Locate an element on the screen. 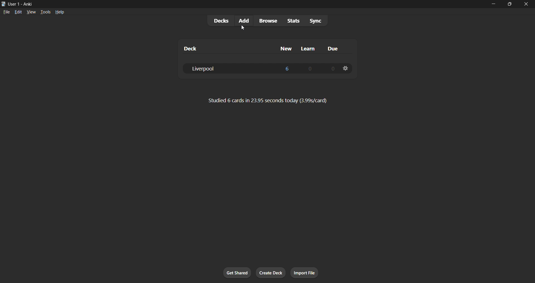  learn column is located at coordinates (308, 49).